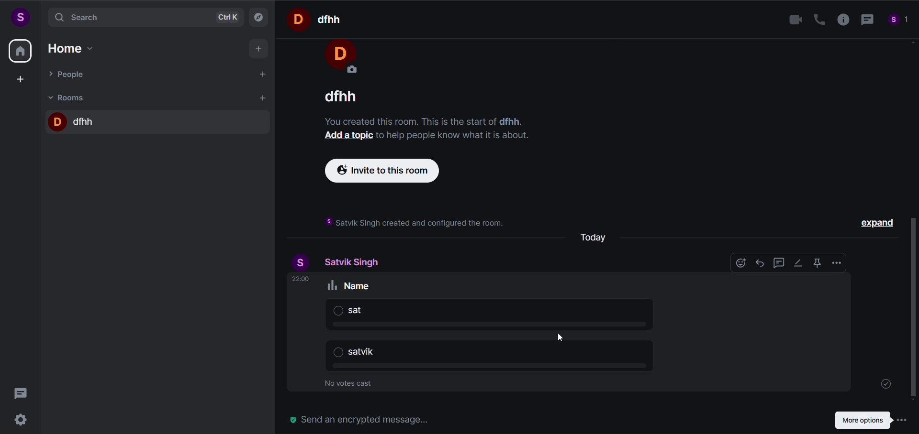  I want to click on edit, so click(797, 262).